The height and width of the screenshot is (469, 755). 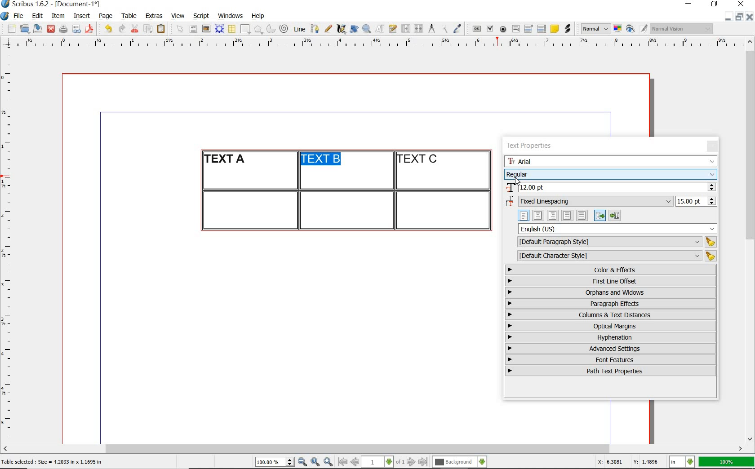 What do you see at coordinates (568, 29) in the screenshot?
I see `link annotation` at bounding box center [568, 29].